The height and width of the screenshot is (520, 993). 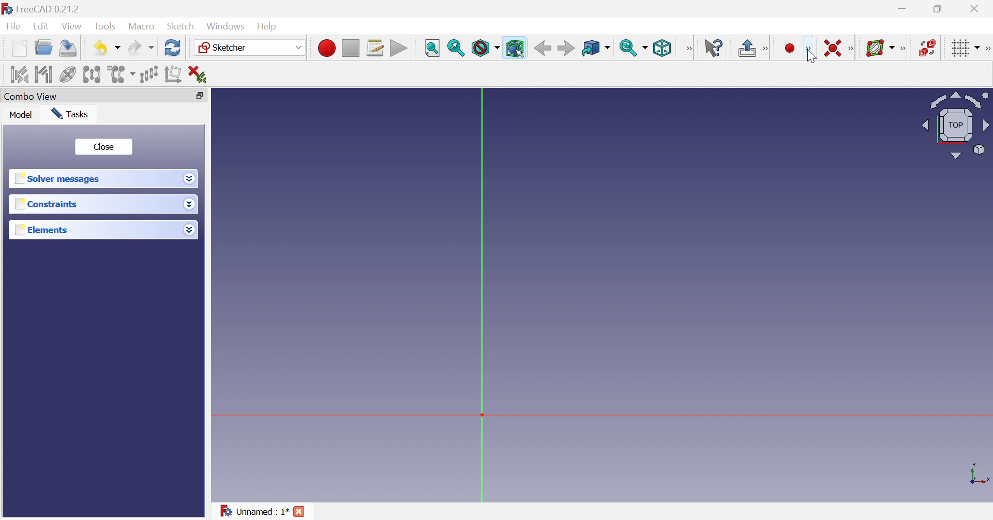 What do you see at coordinates (106, 48) in the screenshot?
I see `Save` at bounding box center [106, 48].